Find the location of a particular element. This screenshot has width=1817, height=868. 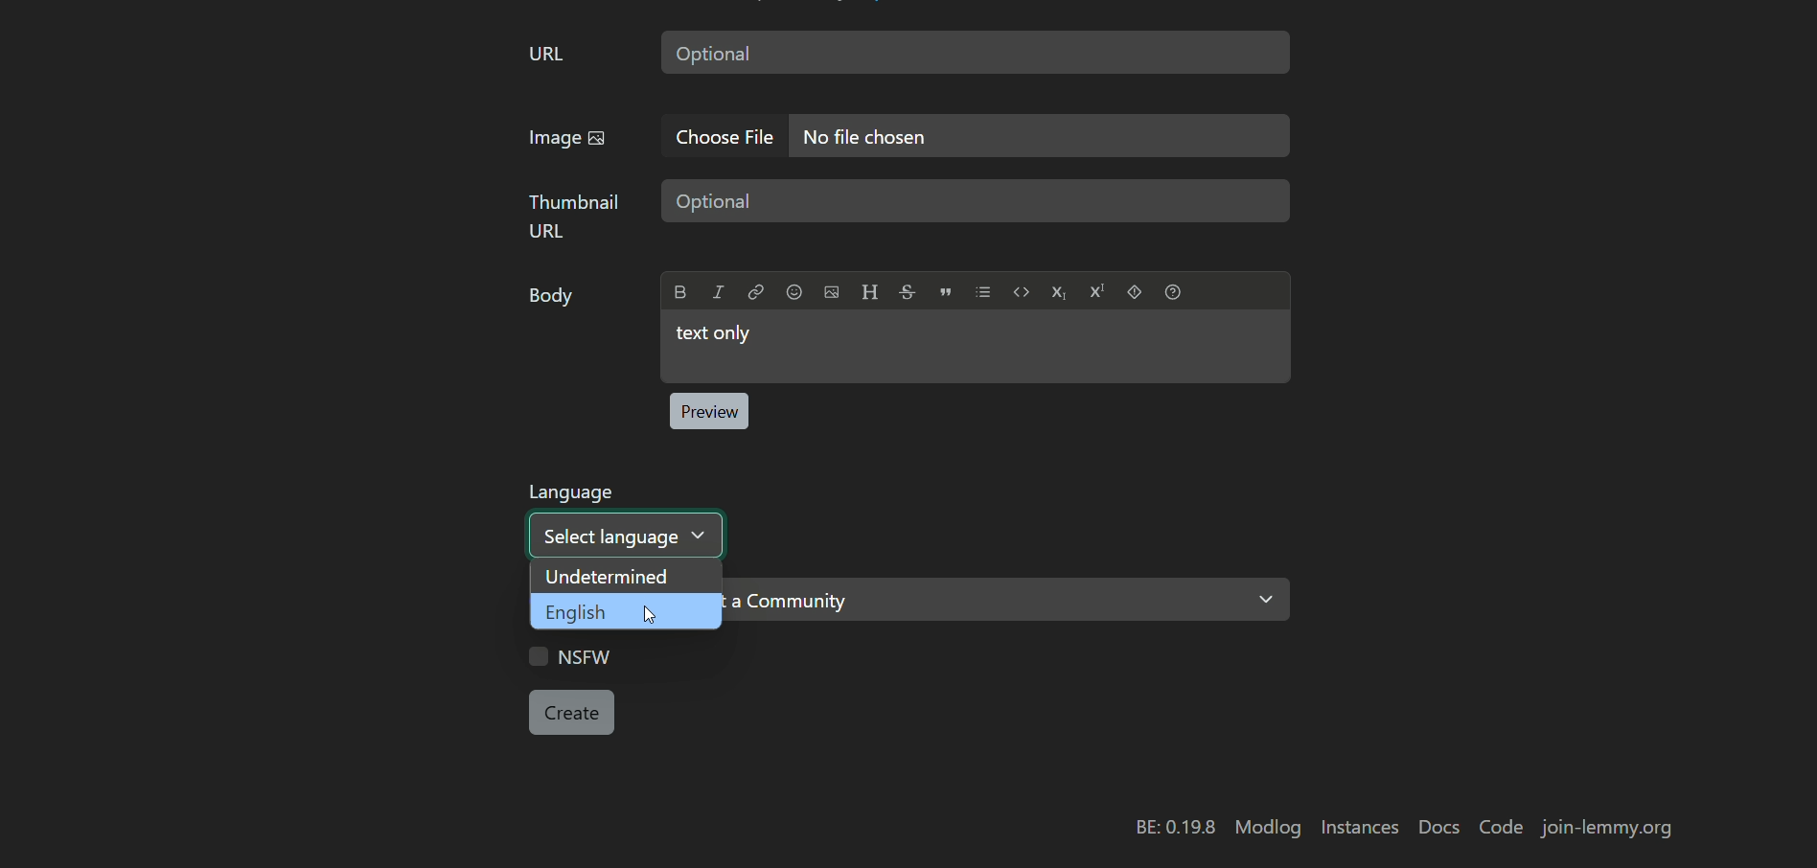

Superscript is located at coordinates (1097, 291).